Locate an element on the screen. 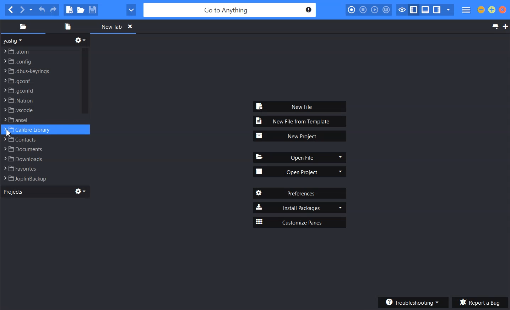  Directory related function is located at coordinates (80, 40).